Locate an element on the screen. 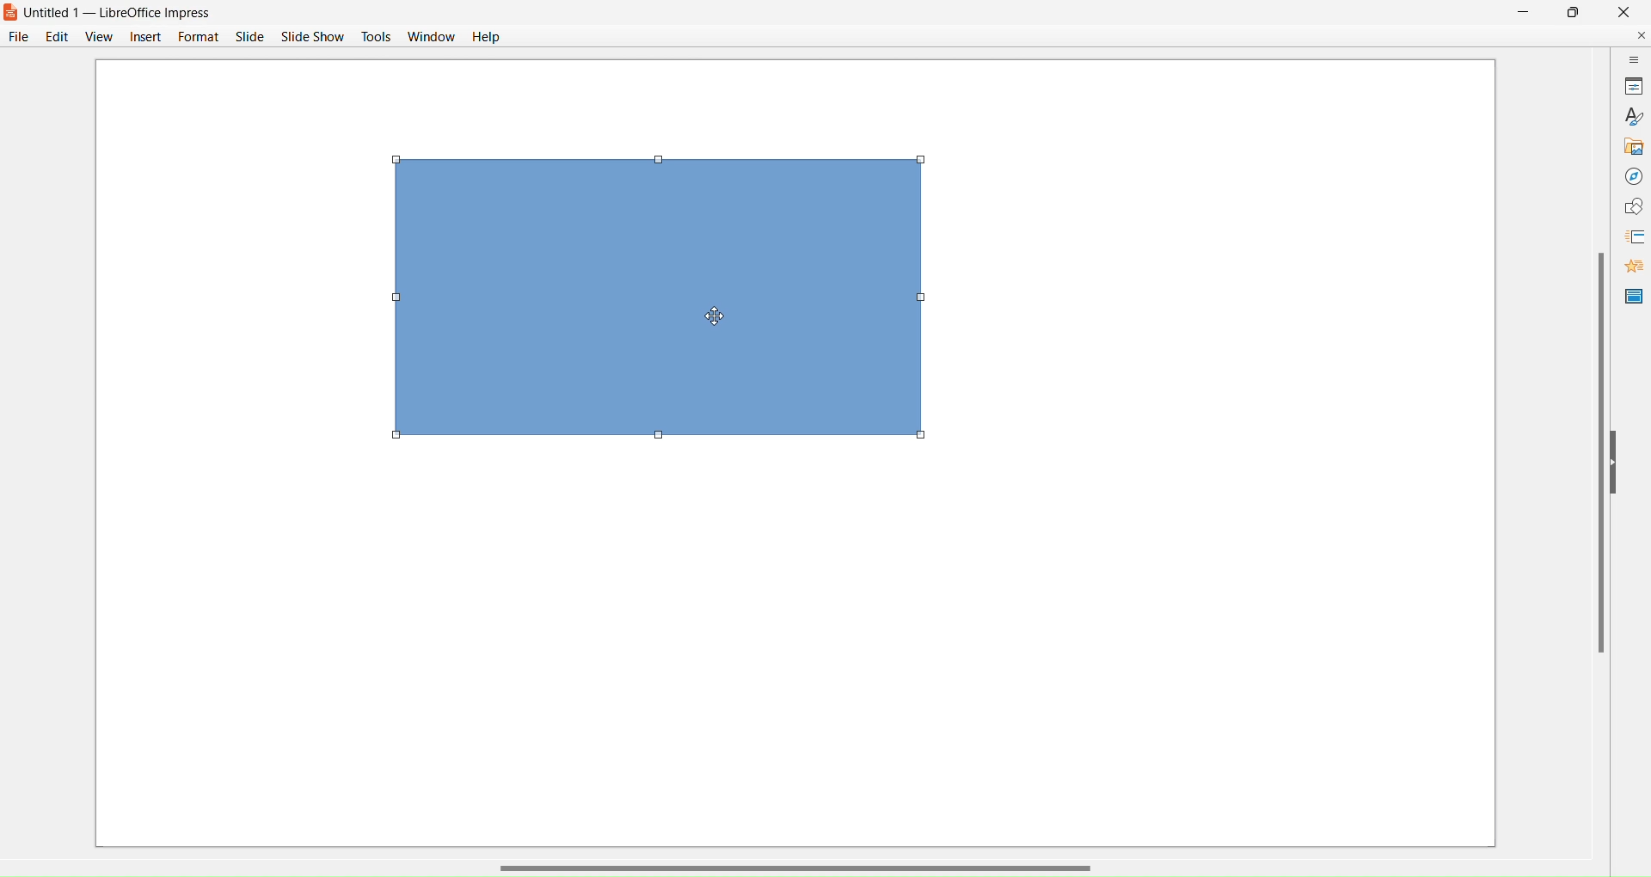 This screenshot has height=877, width=1651. Properties is located at coordinates (1631, 83).